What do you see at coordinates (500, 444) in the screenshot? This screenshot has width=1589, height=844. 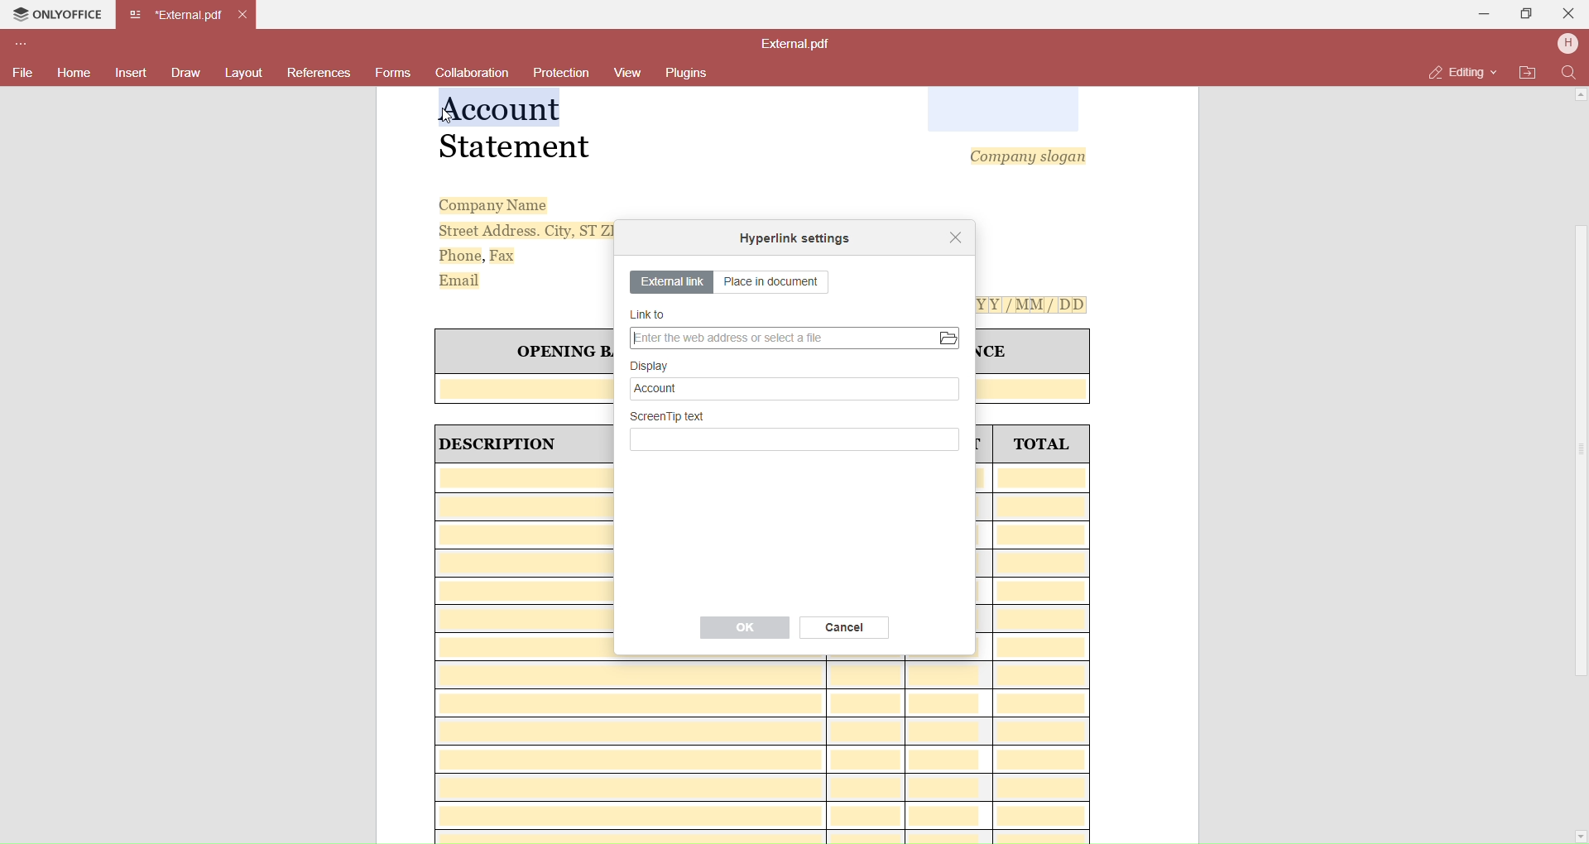 I see `| DESCRIPTION` at bounding box center [500, 444].